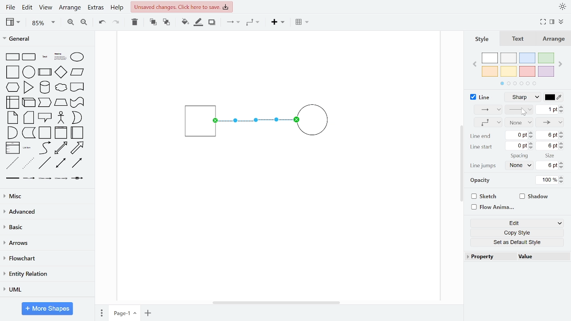  Describe the element at coordinates (61, 148) in the screenshot. I see `bidirectional arrow` at that location.